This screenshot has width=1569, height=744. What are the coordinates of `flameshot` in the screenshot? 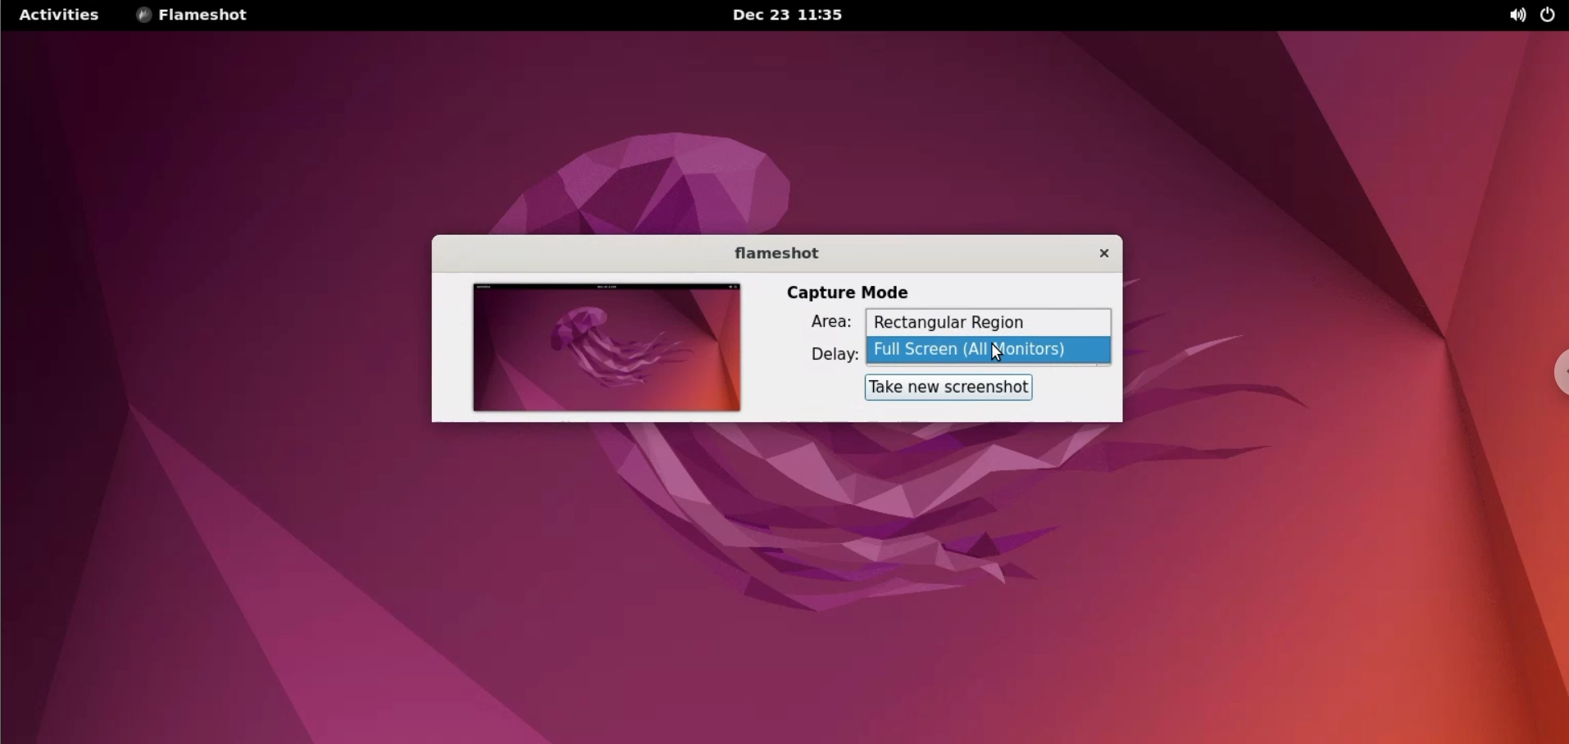 It's located at (776, 252).